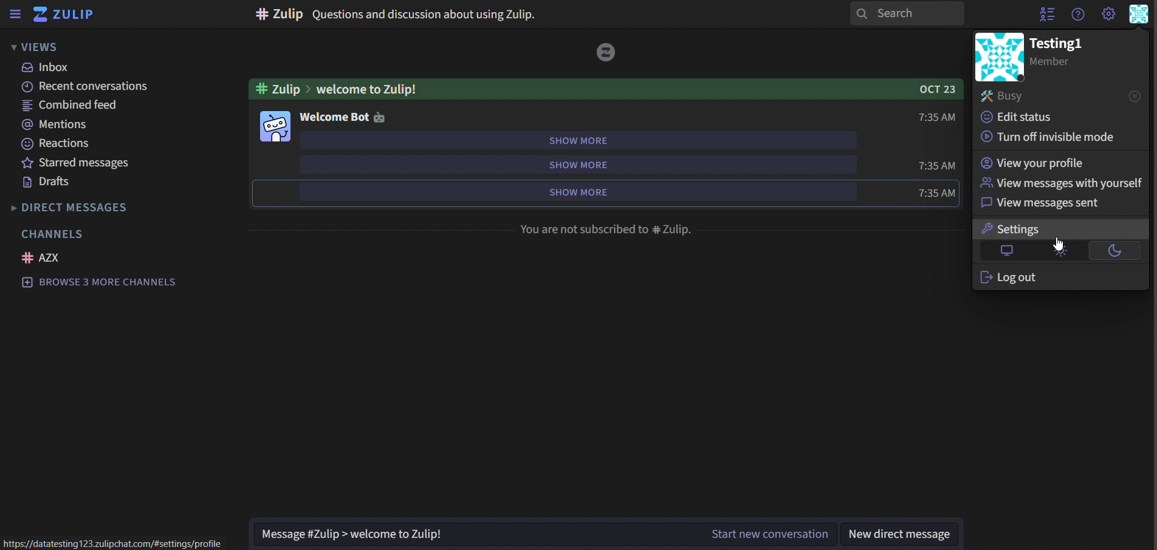 The width and height of the screenshot is (1157, 550). What do you see at coordinates (1043, 15) in the screenshot?
I see `hide user list` at bounding box center [1043, 15].